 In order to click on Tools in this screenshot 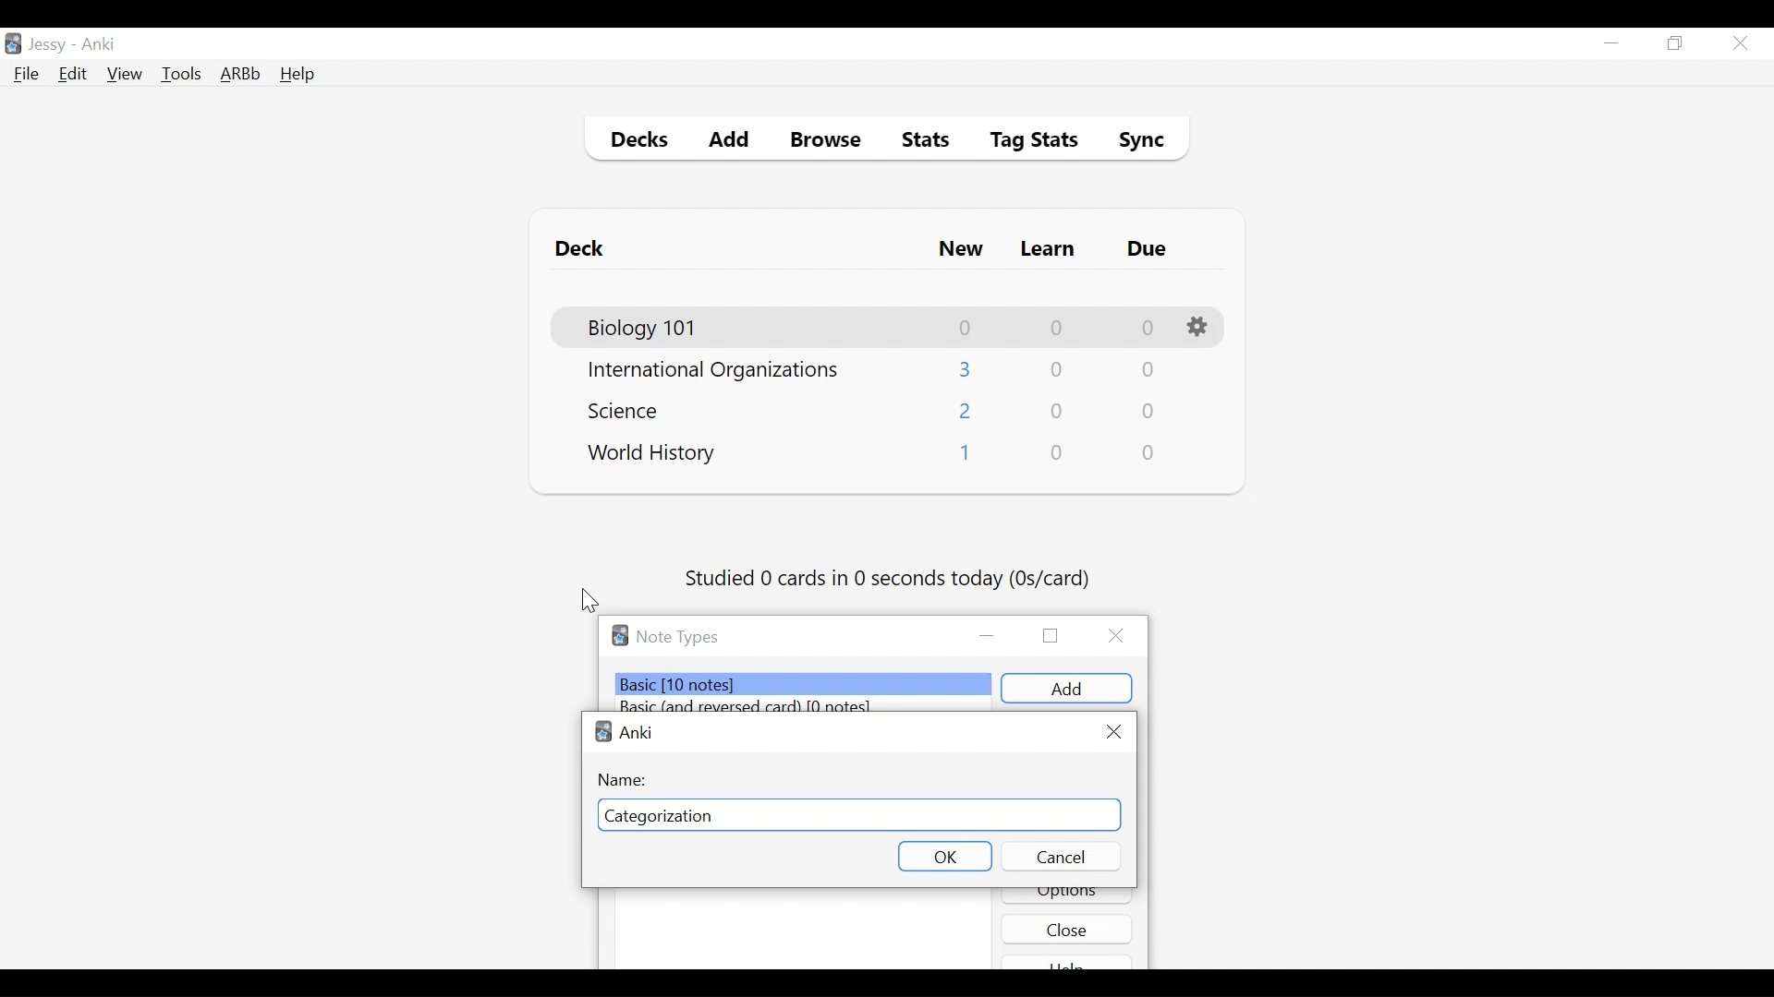, I will do `click(181, 73)`.